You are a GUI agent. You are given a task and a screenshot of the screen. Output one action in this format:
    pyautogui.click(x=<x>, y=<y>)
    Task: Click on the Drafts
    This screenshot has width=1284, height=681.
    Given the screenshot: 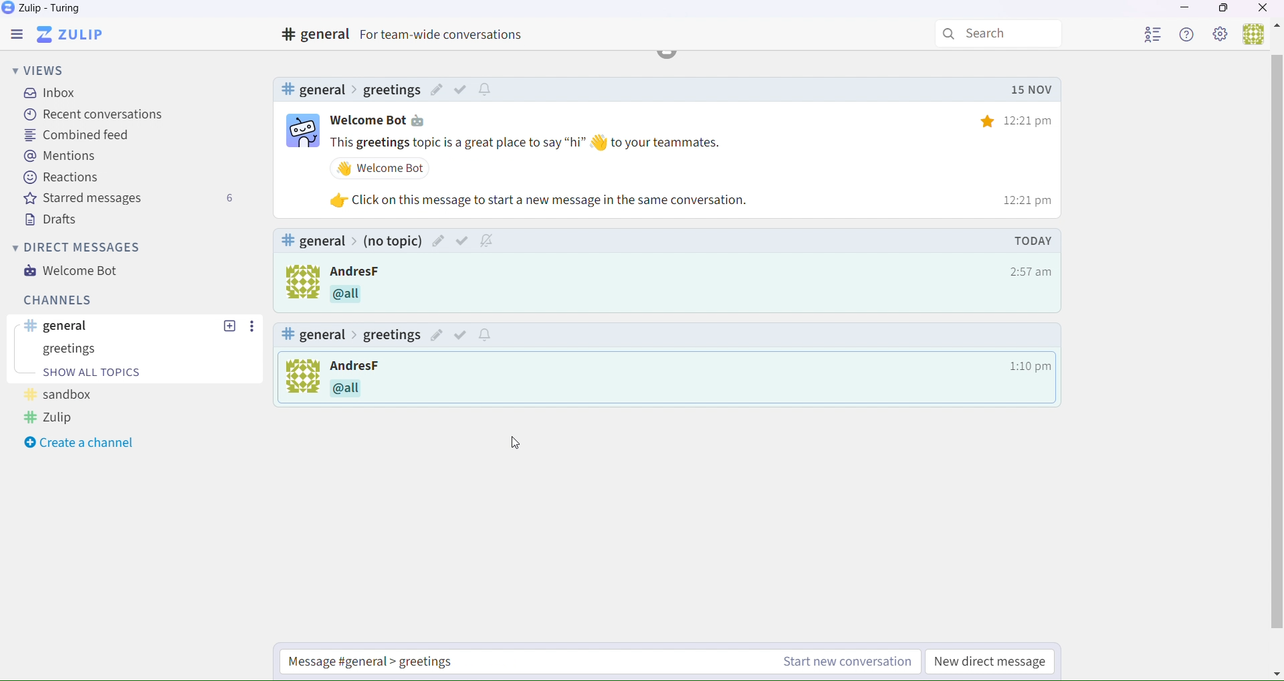 What is the action you would take?
    pyautogui.click(x=49, y=219)
    